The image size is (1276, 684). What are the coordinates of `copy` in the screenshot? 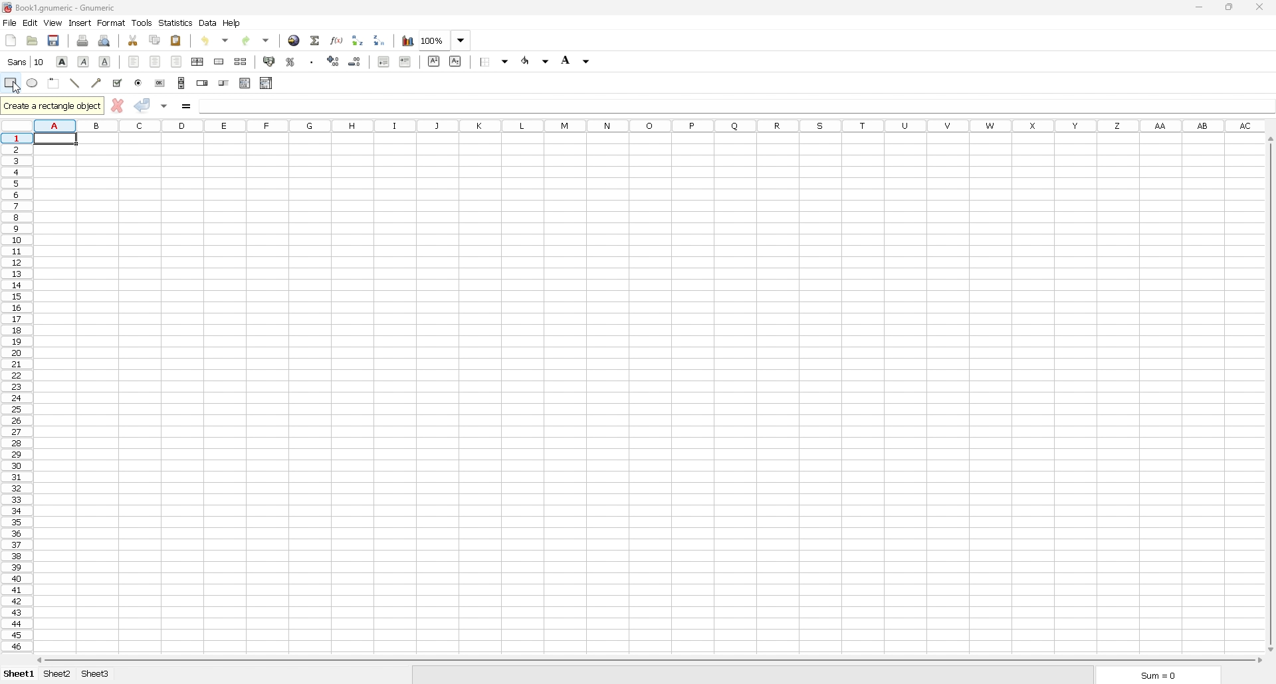 It's located at (154, 41).